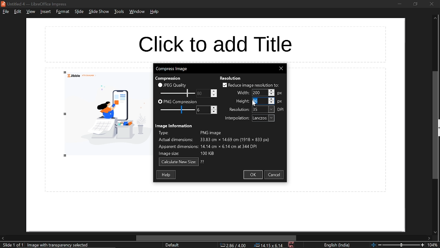 The image size is (440, 248). What do you see at coordinates (281, 69) in the screenshot?
I see `Close` at bounding box center [281, 69].